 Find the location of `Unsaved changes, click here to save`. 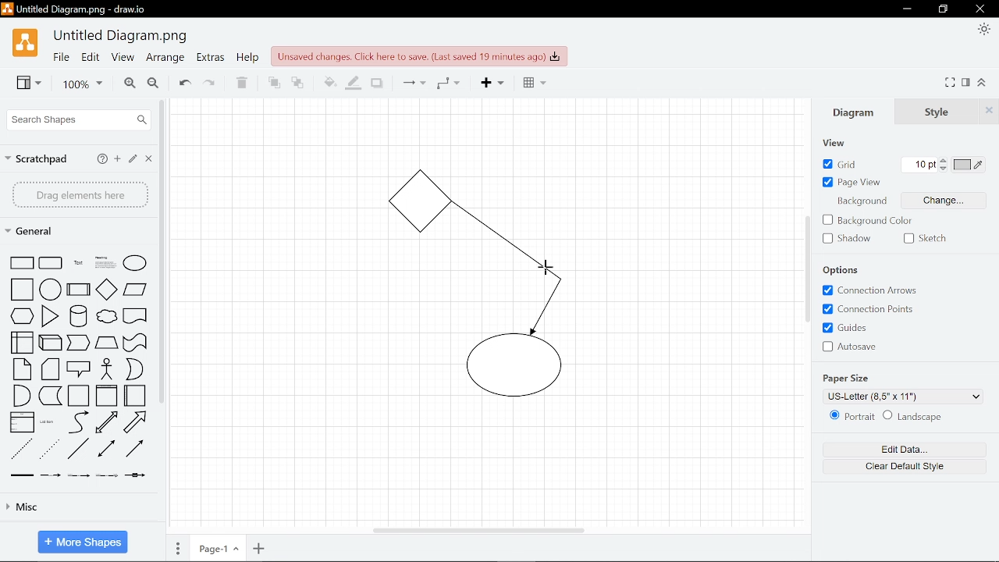

Unsaved changes, click here to save is located at coordinates (419, 55).